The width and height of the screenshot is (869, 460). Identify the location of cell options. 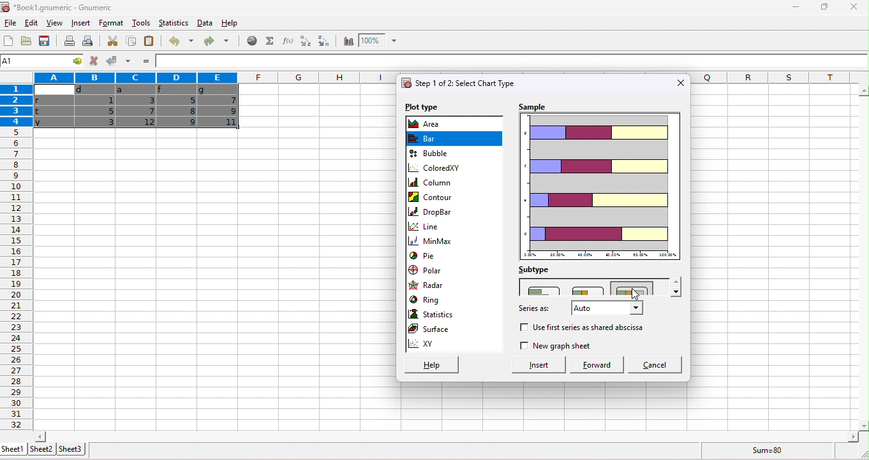
(75, 61).